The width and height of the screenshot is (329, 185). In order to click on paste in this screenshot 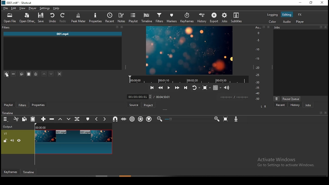, I will do `click(33, 119)`.